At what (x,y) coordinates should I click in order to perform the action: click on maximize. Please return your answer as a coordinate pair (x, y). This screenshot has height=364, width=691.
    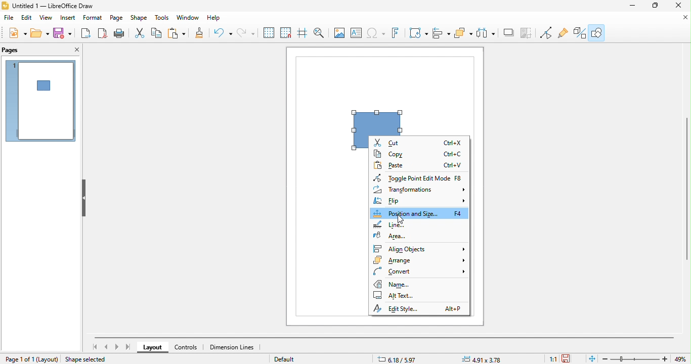
    Looking at the image, I should click on (656, 6).